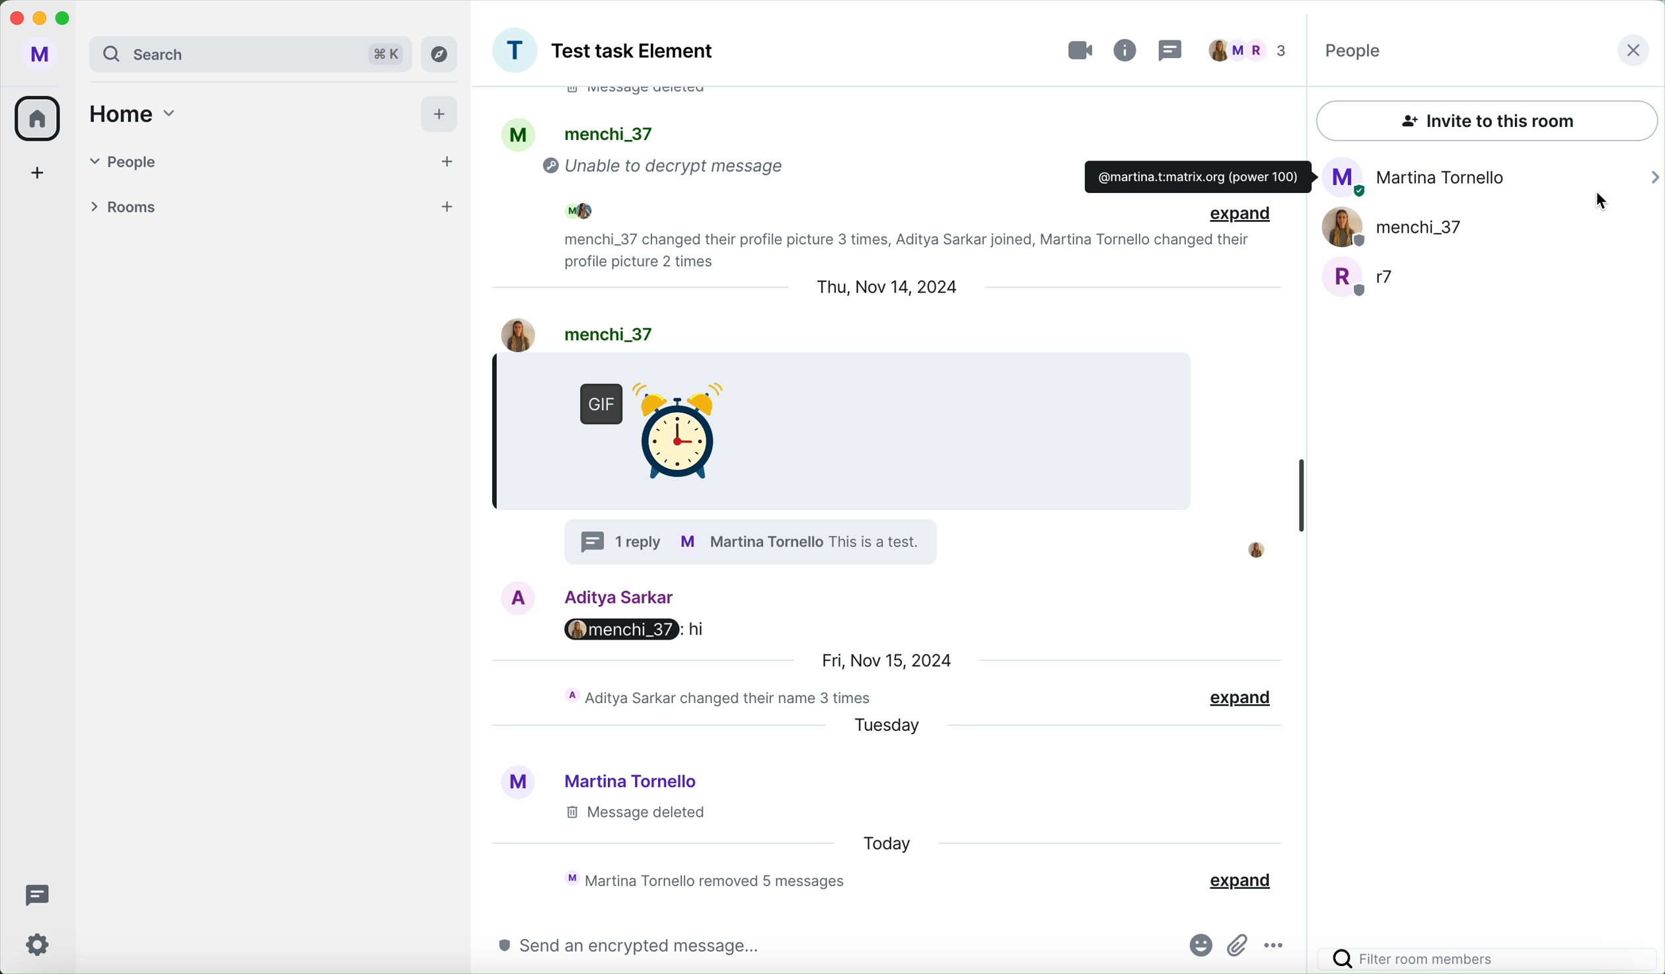  Describe the element at coordinates (15, 18) in the screenshot. I see `close program` at that location.